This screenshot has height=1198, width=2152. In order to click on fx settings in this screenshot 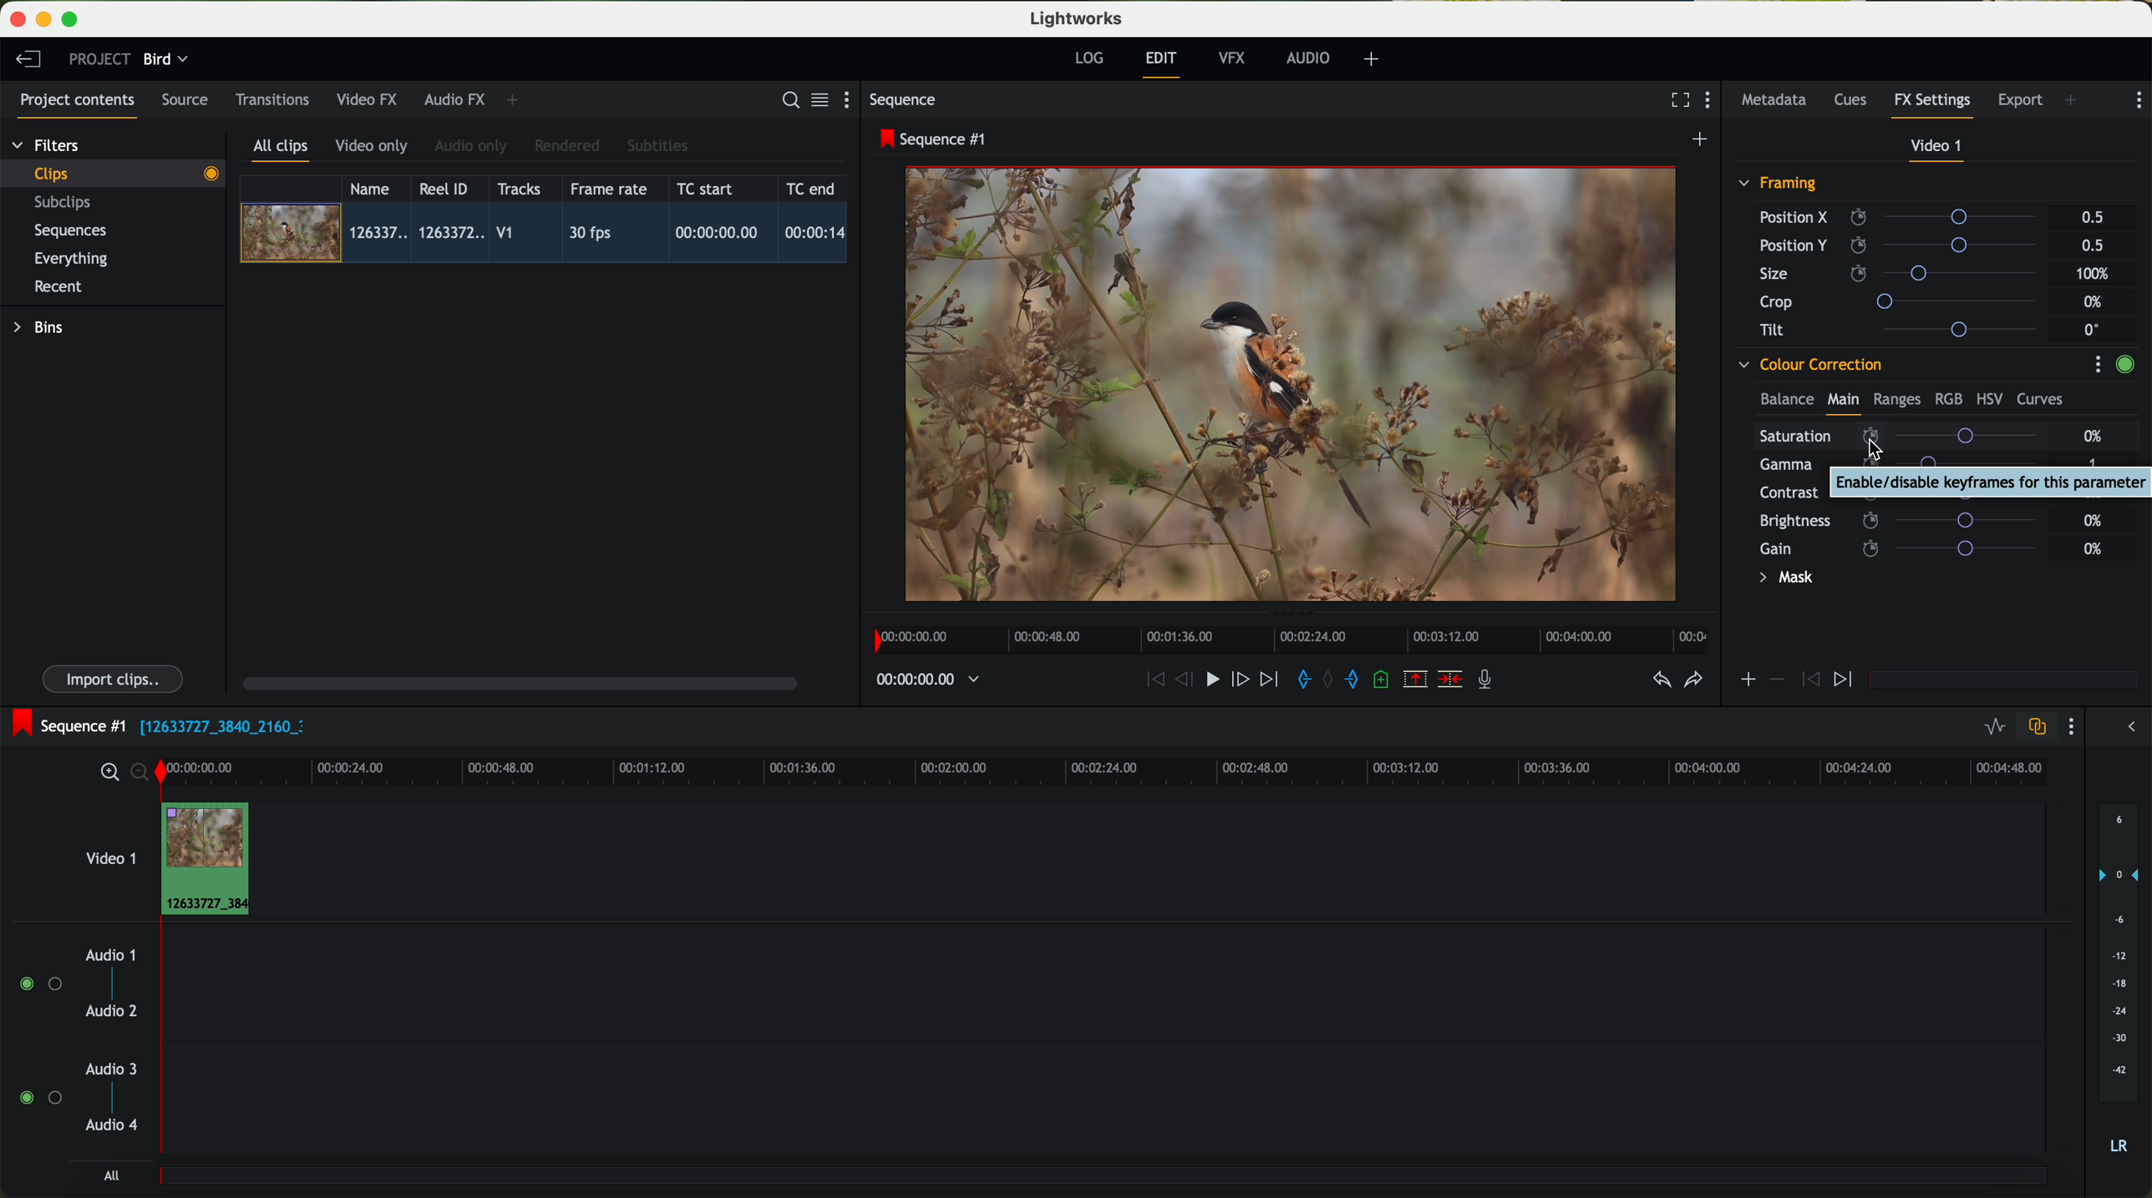, I will do `click(1931, 105)`.